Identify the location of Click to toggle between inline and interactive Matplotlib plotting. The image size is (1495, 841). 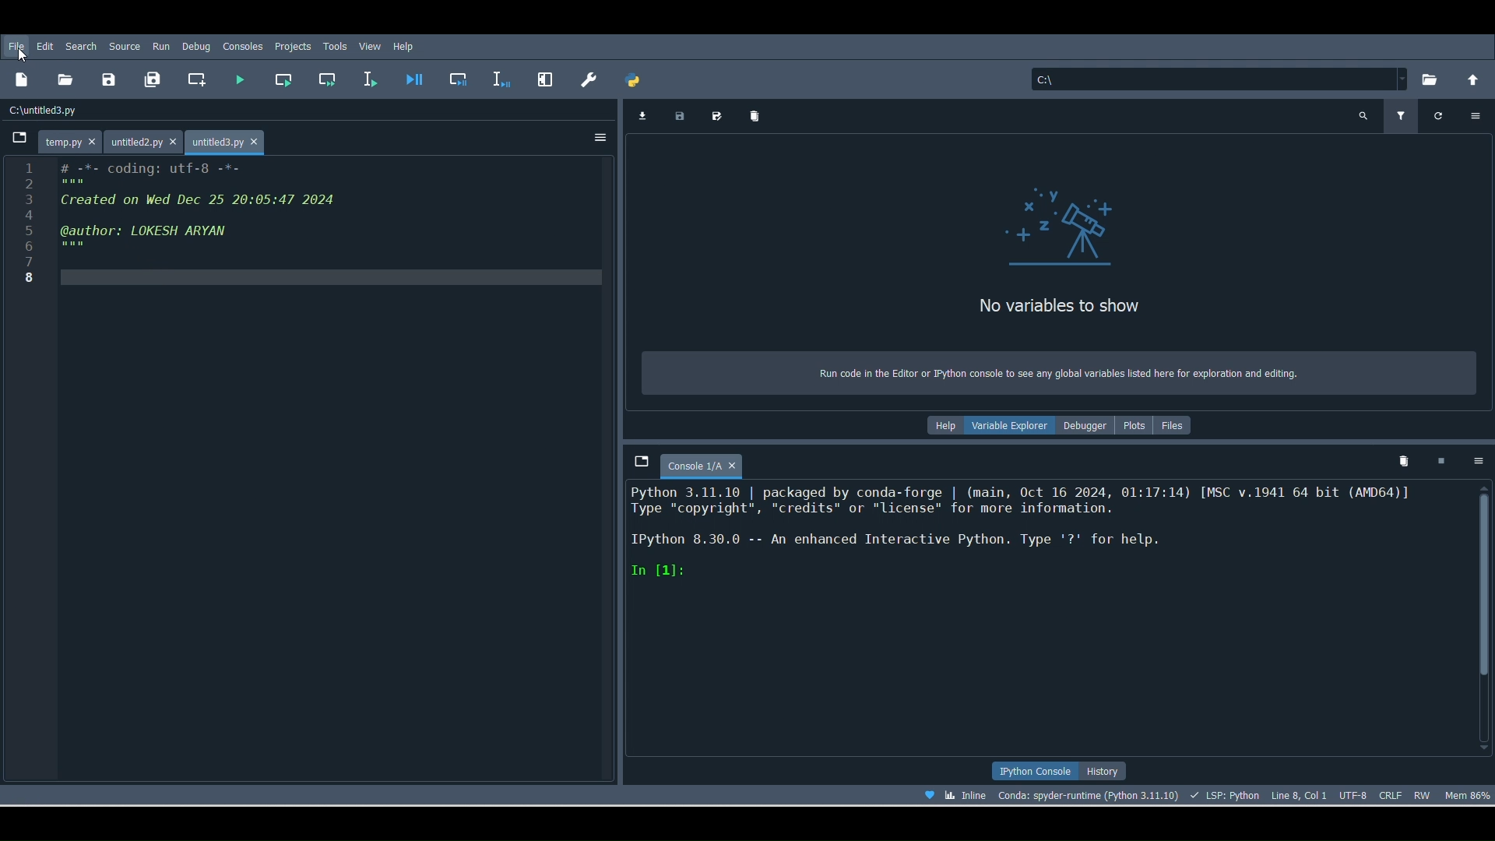
(967, 795).